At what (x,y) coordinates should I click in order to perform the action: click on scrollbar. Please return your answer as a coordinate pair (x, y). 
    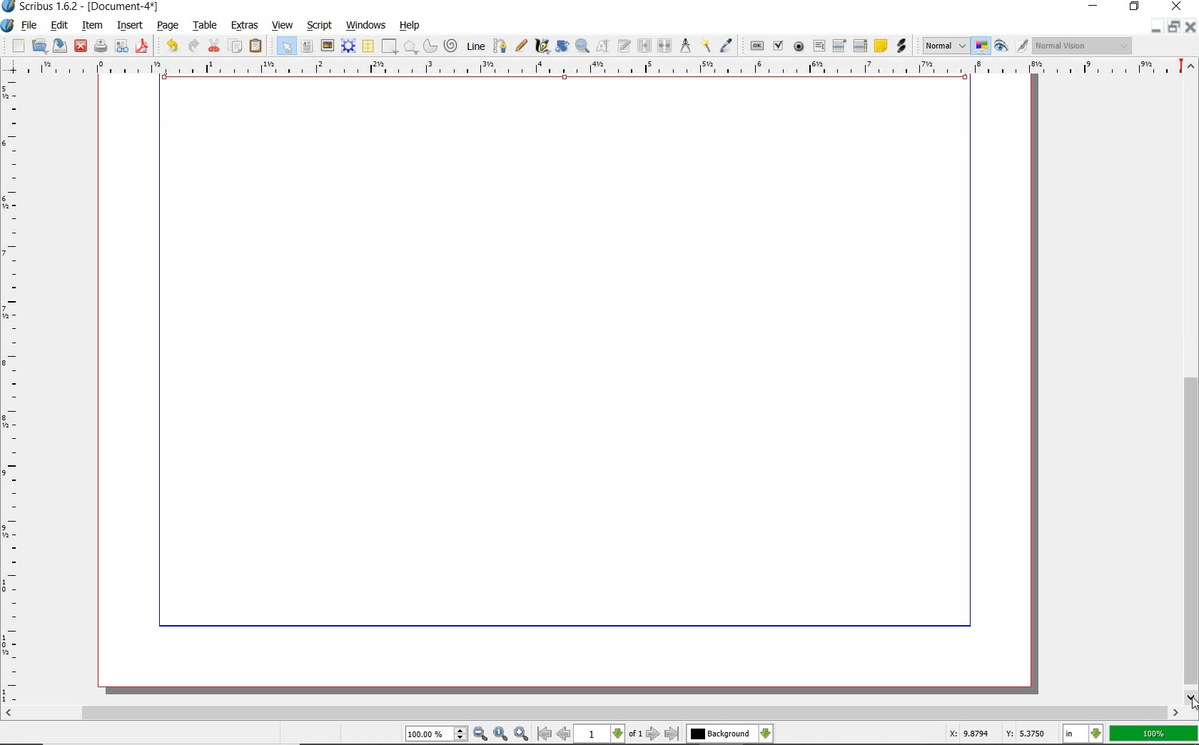
    Looking at the image, I should click on (1190, 382).